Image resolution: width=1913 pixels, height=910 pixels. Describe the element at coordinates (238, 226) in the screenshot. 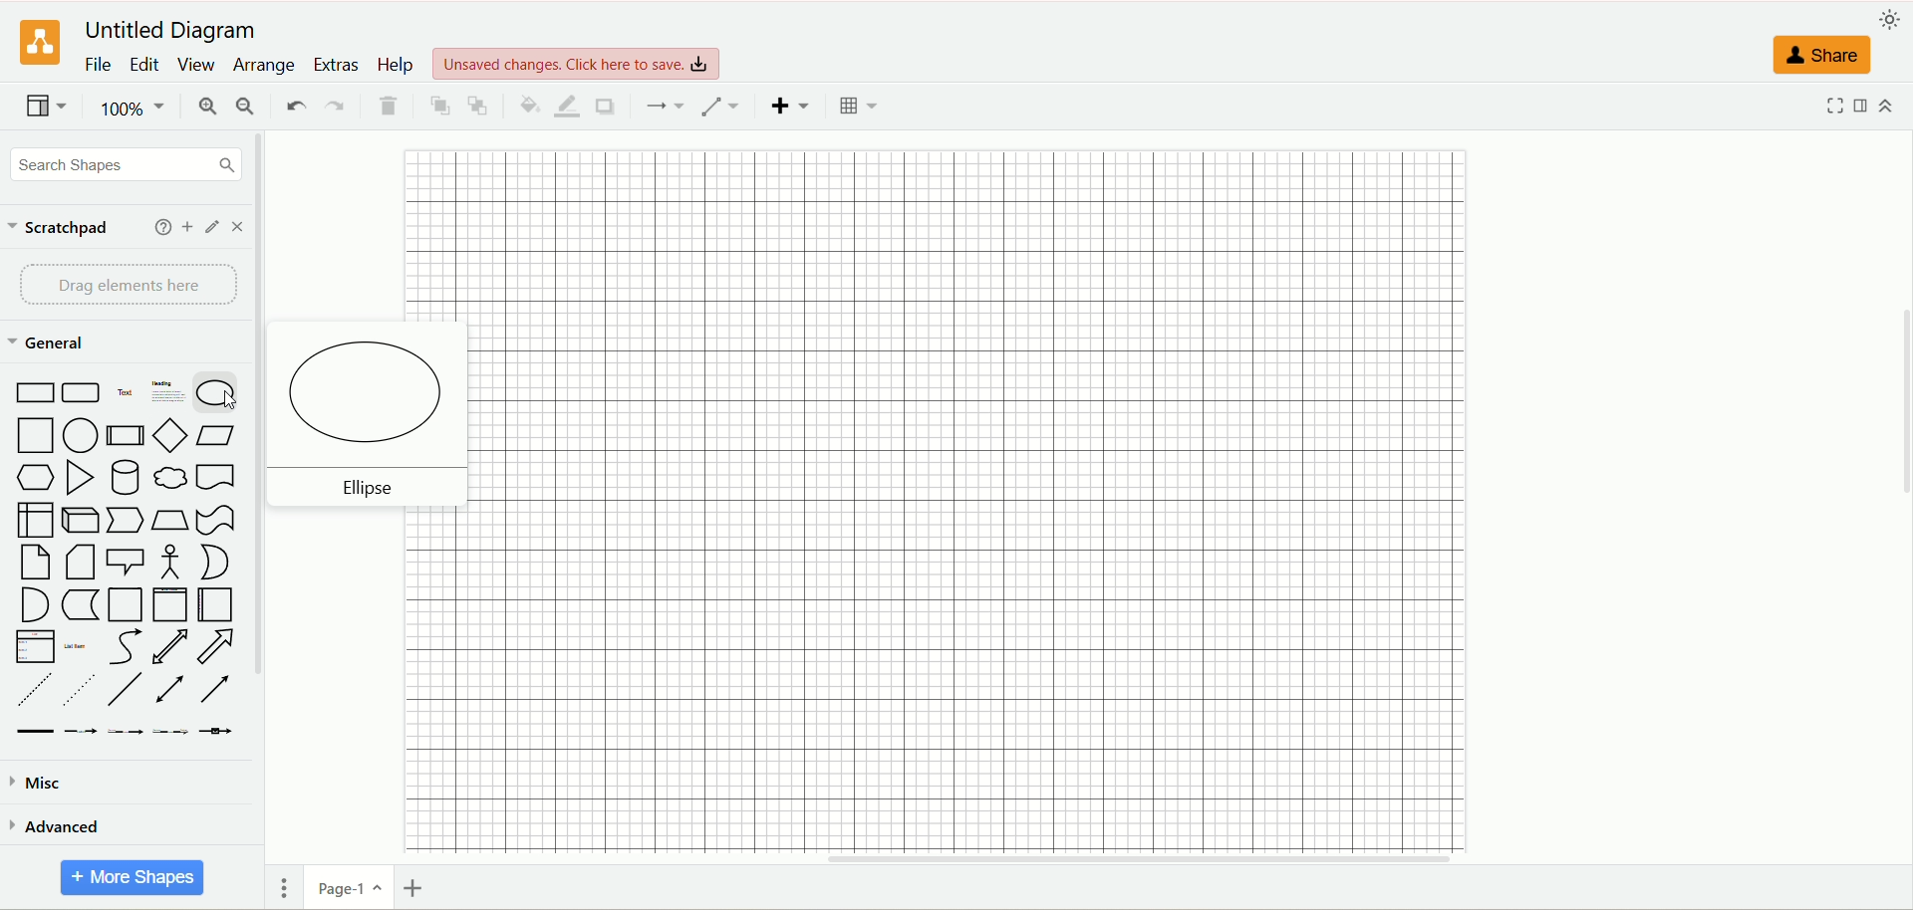

I see `close` at that location.